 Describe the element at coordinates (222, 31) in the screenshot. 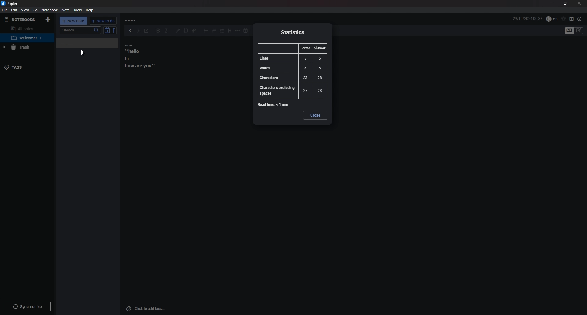

I see `Checkbox` at that location.